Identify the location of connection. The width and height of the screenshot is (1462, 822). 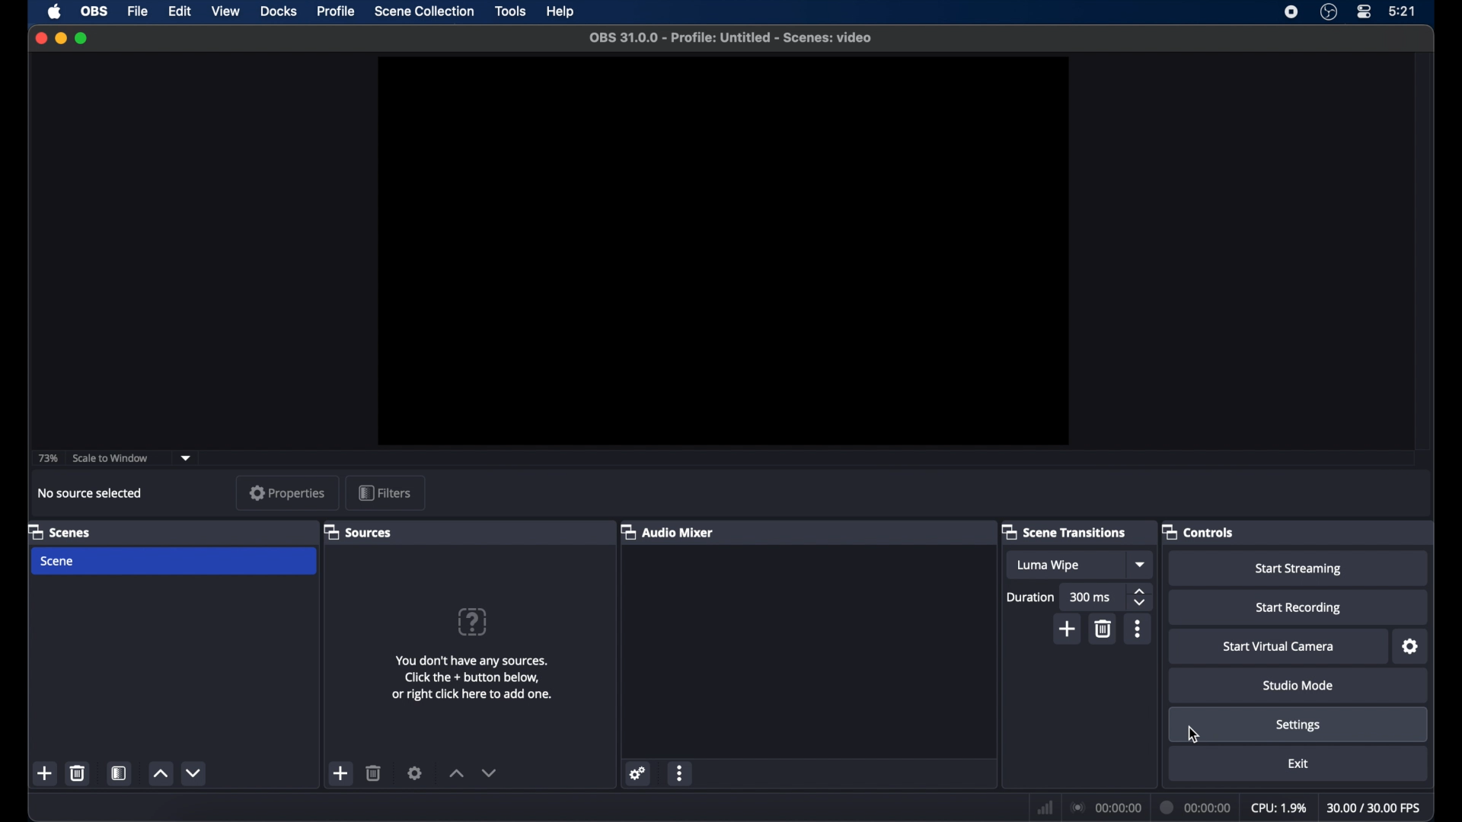
(1106, 808).